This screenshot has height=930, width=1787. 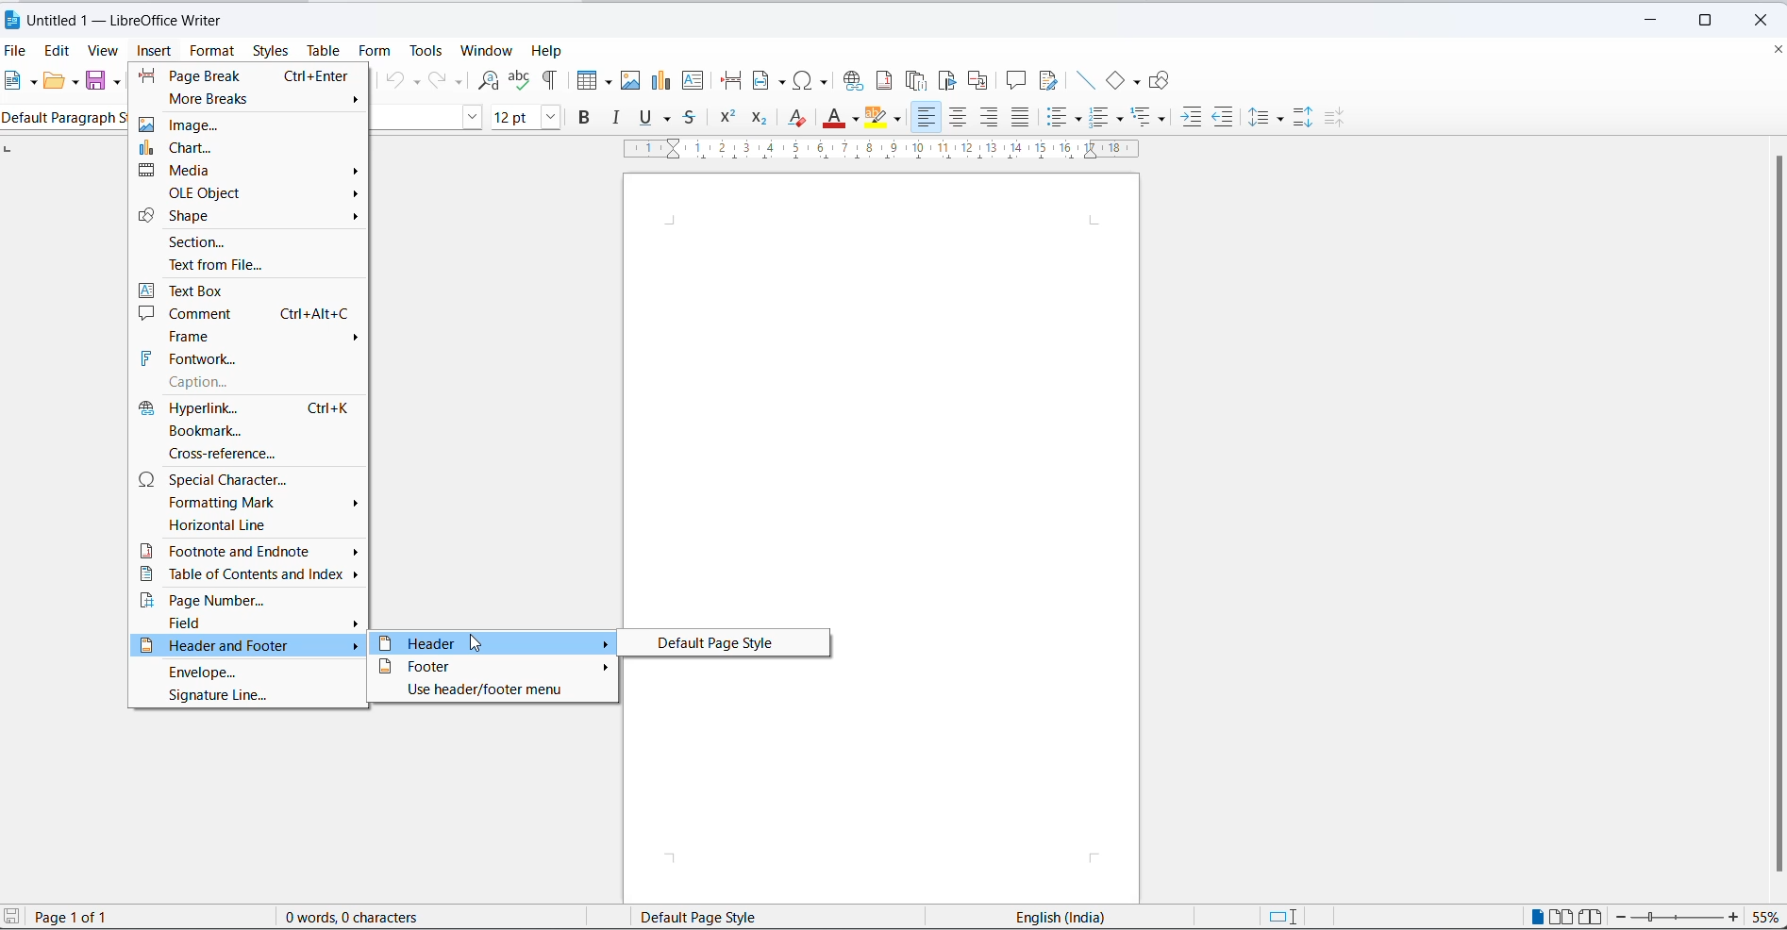 What do you see at coordinates (105, 50) in the screenshot?
I see `view` at bounding box center [105, 50].